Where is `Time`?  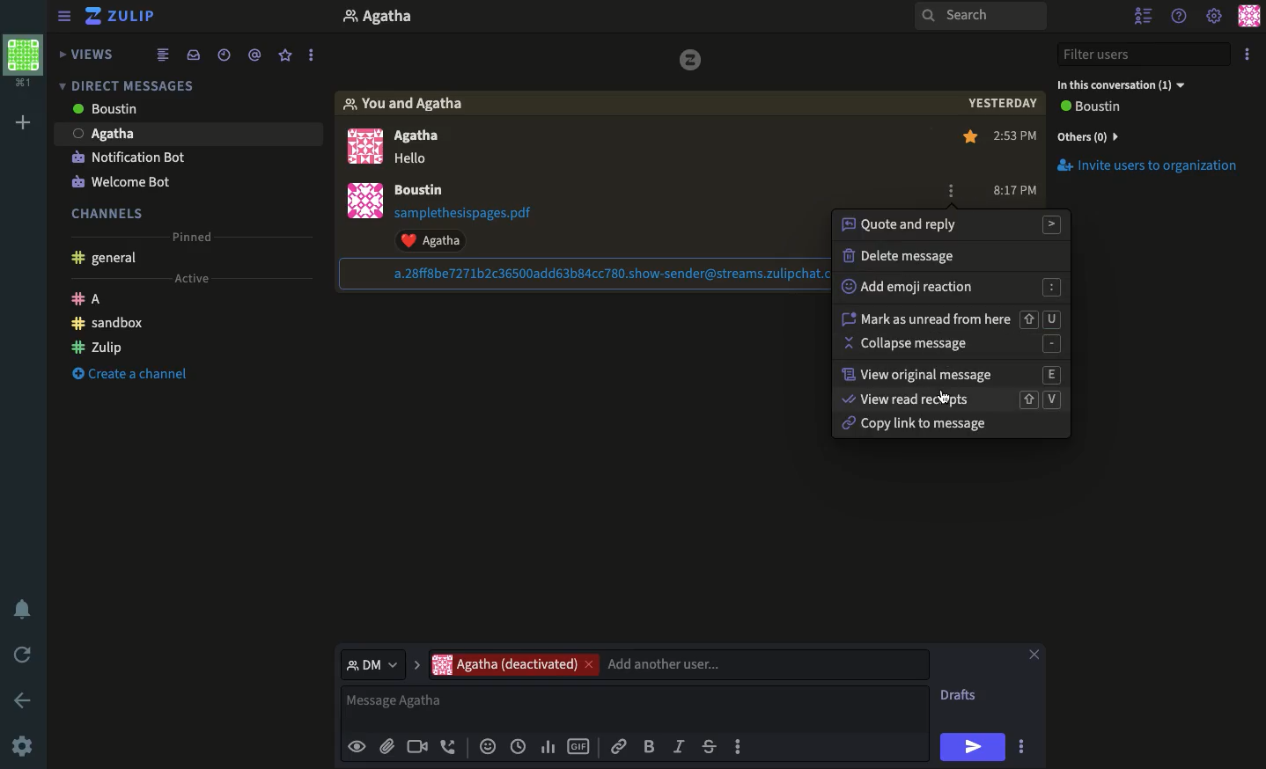
Time is located at coordinates (1019, 163).